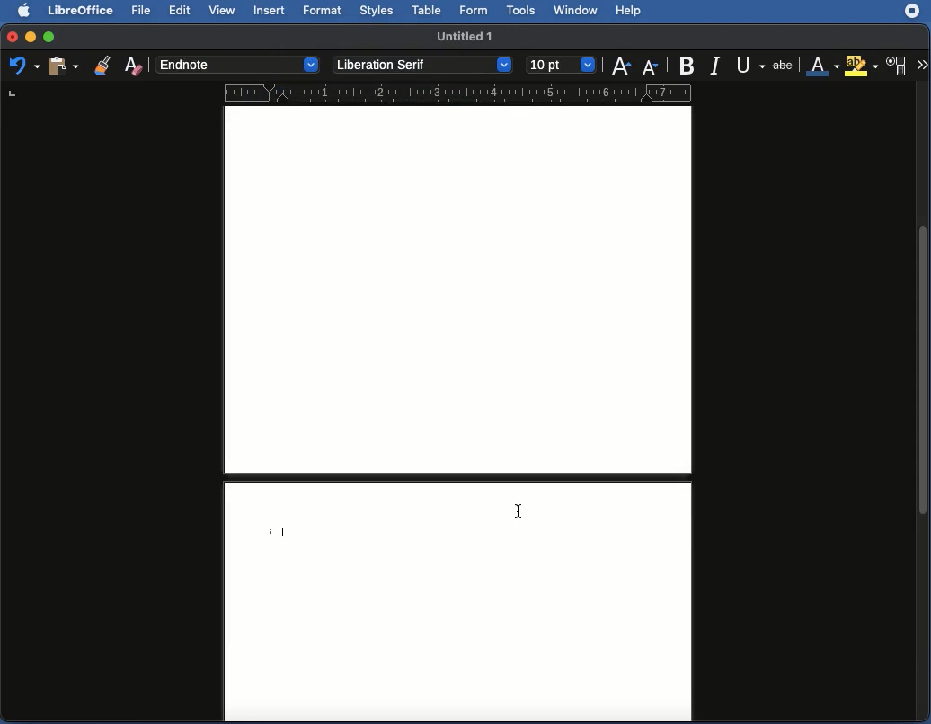 The width and height of the screenshot is (931, 724). Describe the element at coordinates (577, 11) in the screenshot. I see `Window` at that location.